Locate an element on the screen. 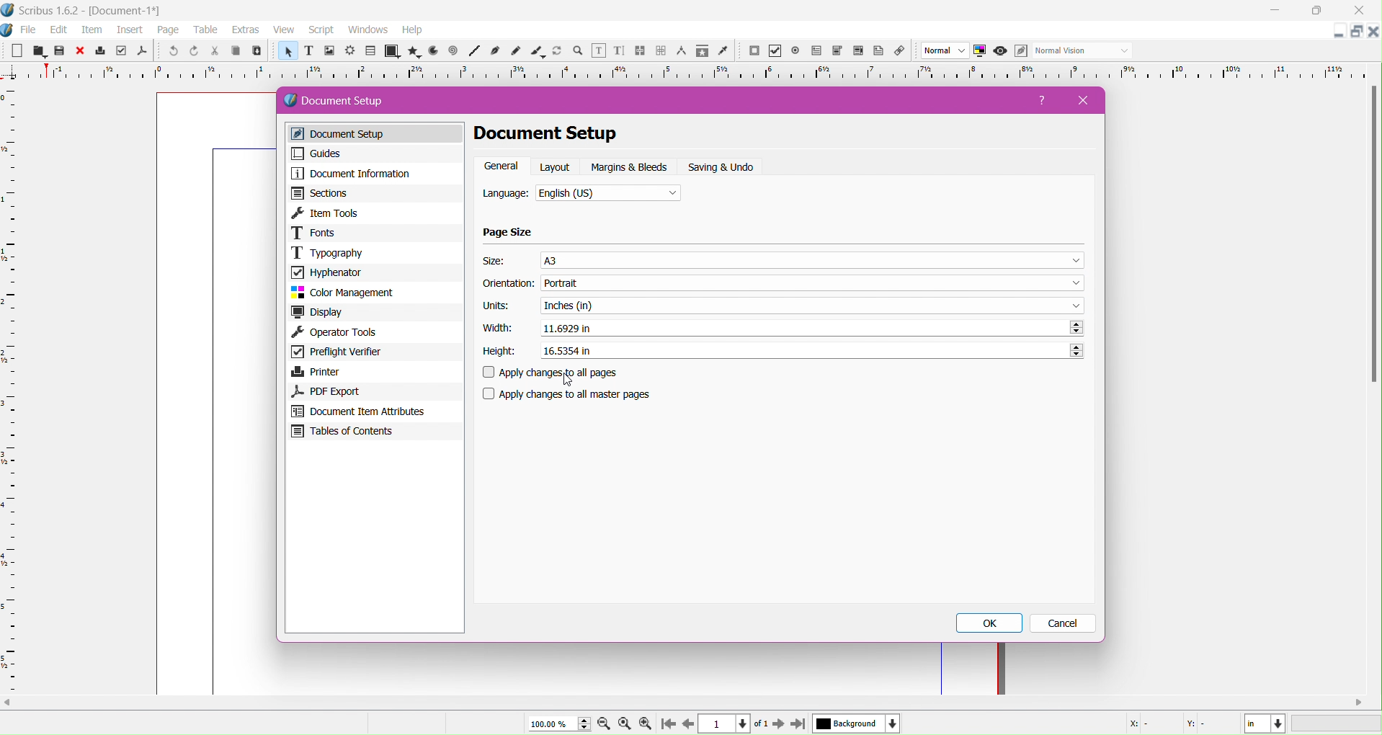 This screenshot has width=1382, height=735. close app is located at coordinates (1363, 9).